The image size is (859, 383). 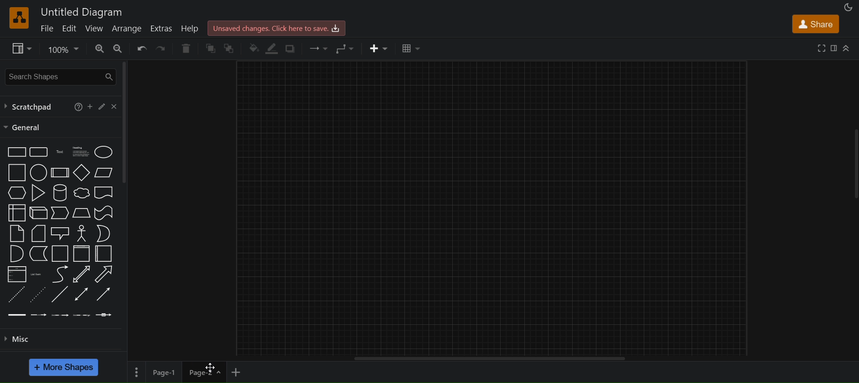 What do you see at coordinates (17, 314) in the screenshot?
I see `link` at bounding box center [17, 314].